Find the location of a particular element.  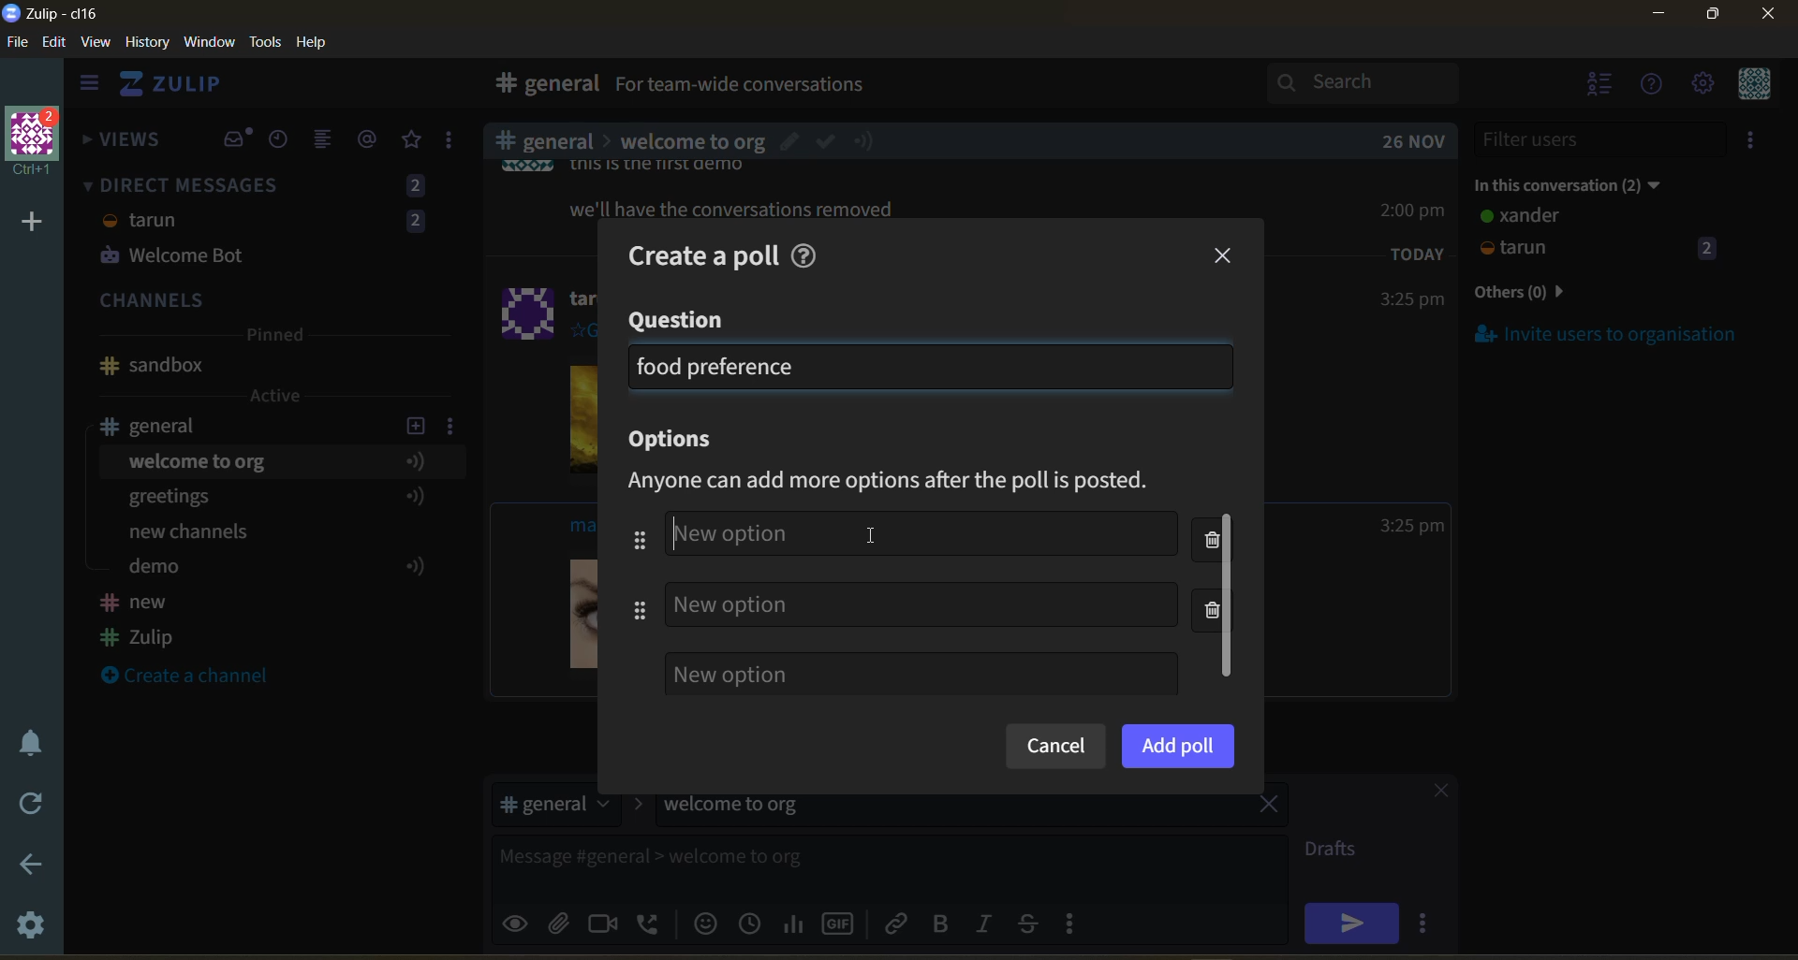

file is located at coordinates (19, 46).